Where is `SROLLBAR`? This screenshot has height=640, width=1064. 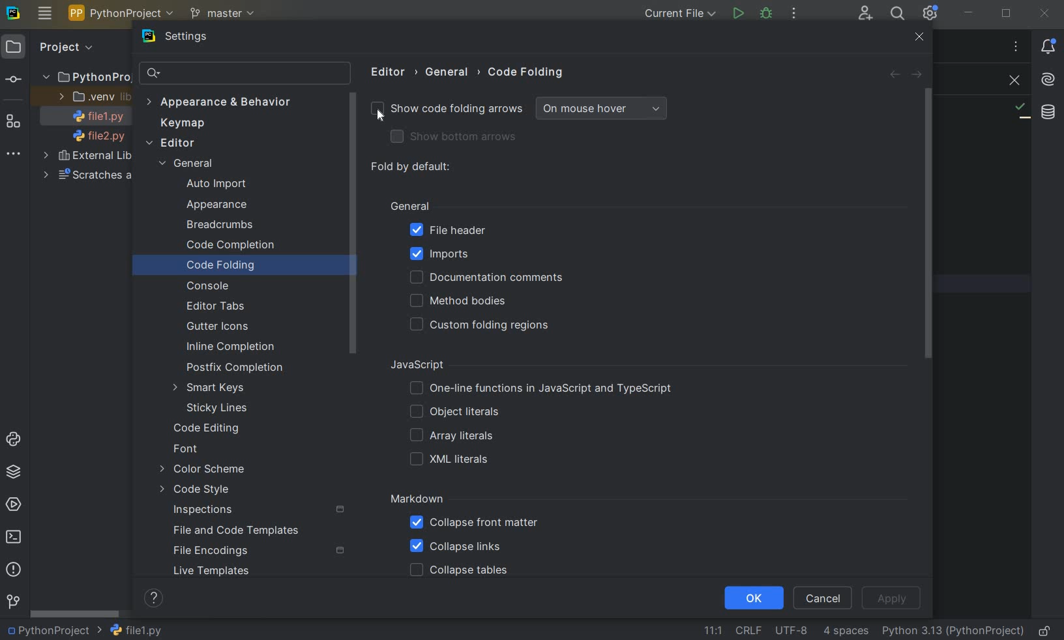 SROLLBAR is located at coordinates (353, 225).